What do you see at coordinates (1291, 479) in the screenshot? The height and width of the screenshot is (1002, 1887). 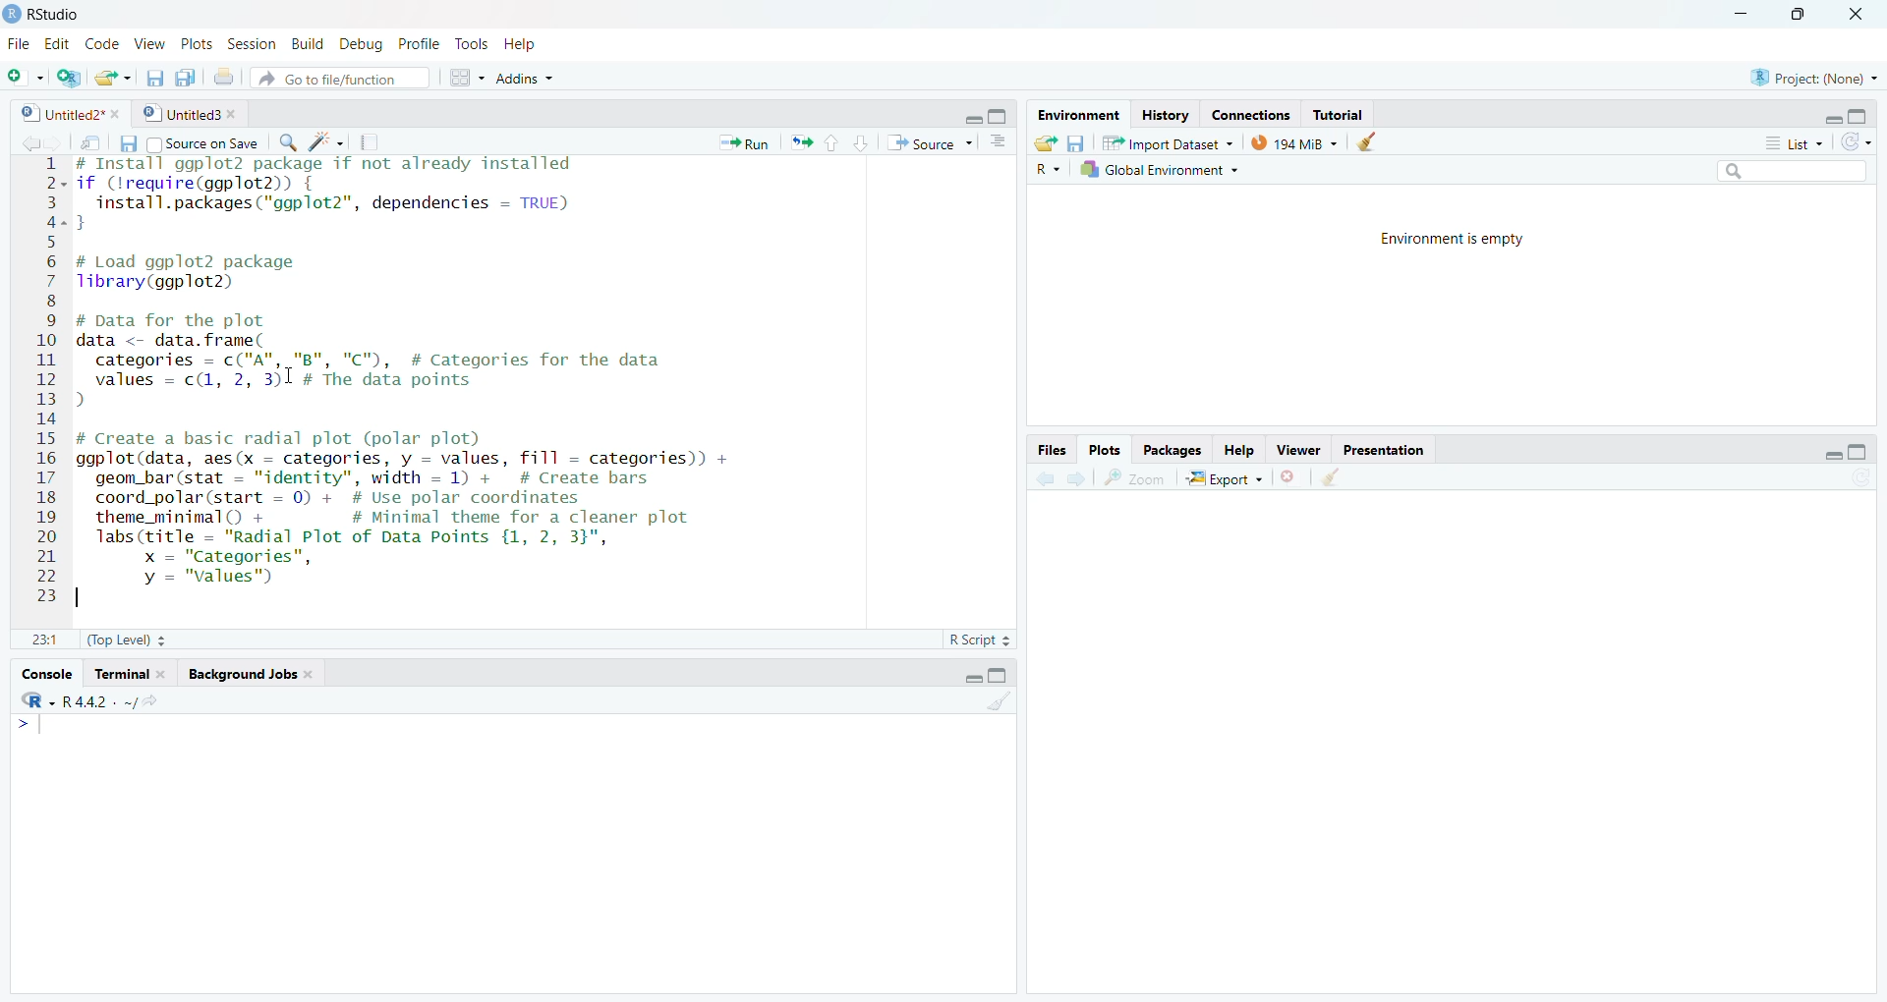 I see `close` at bounding box center [1291, 479].